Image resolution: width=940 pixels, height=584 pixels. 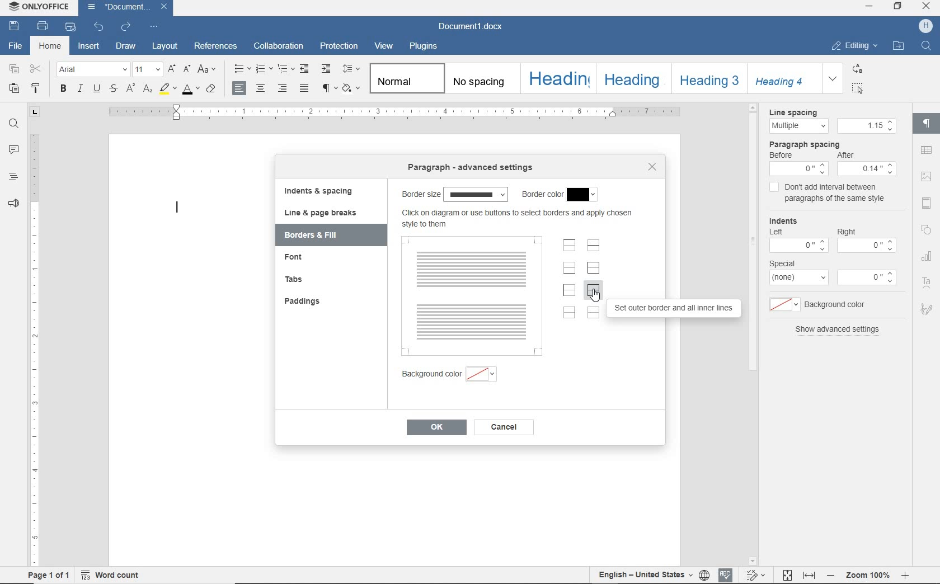 I want to click on paste, so click(x=14, y=88).